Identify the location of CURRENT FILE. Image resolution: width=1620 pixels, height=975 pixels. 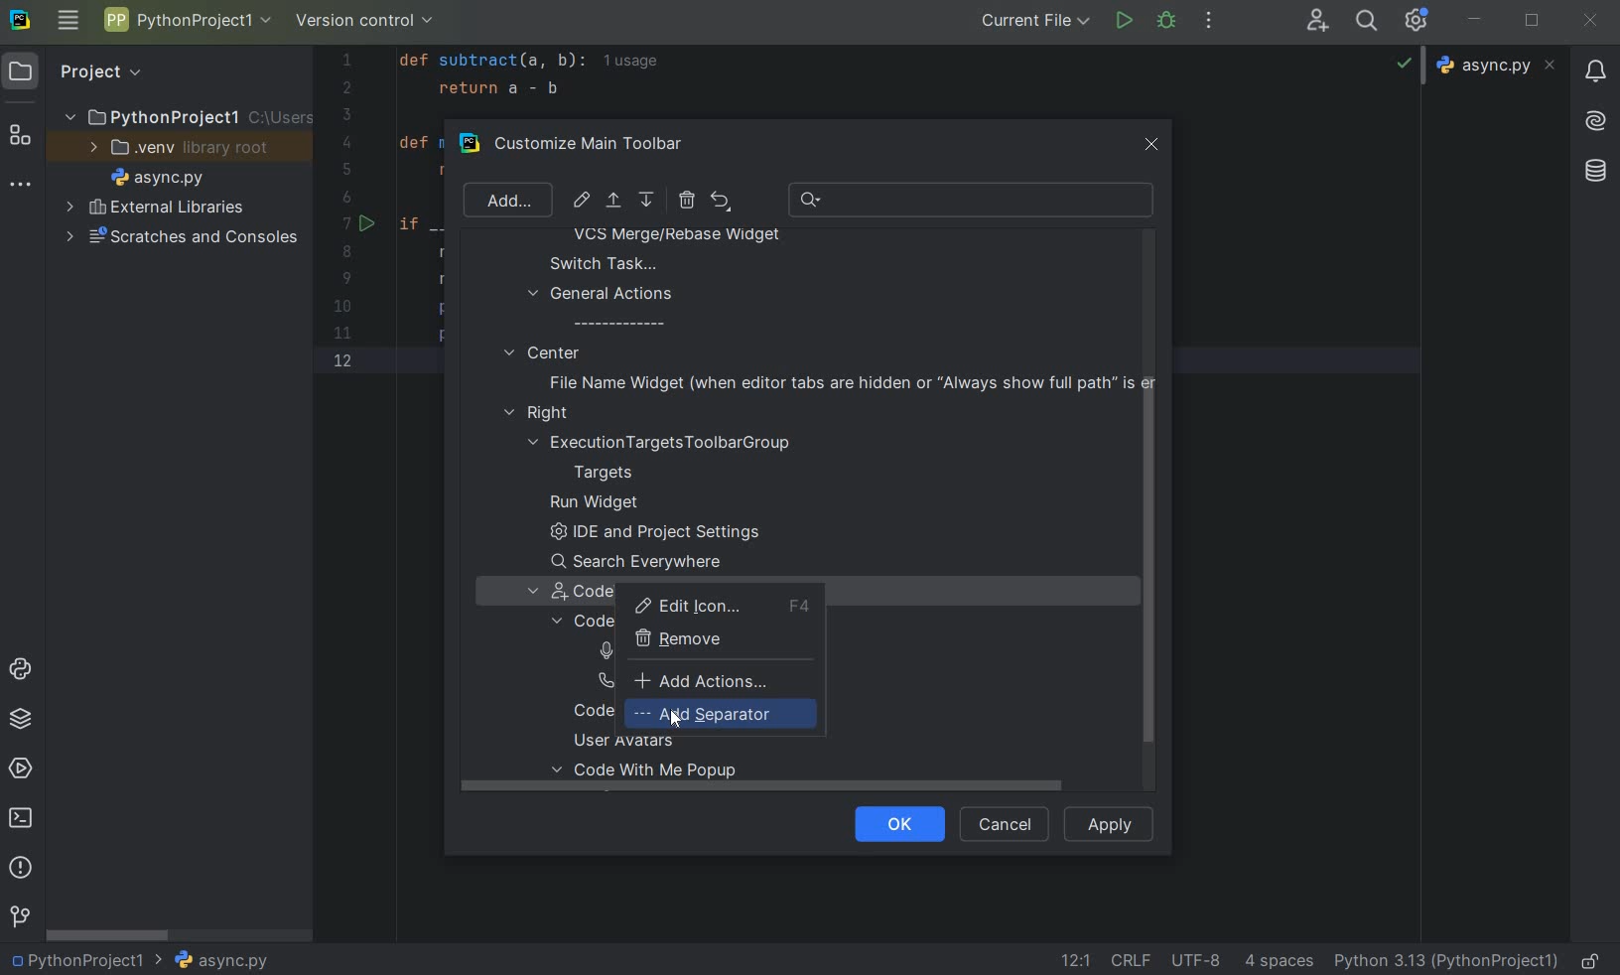
(1035, 20).